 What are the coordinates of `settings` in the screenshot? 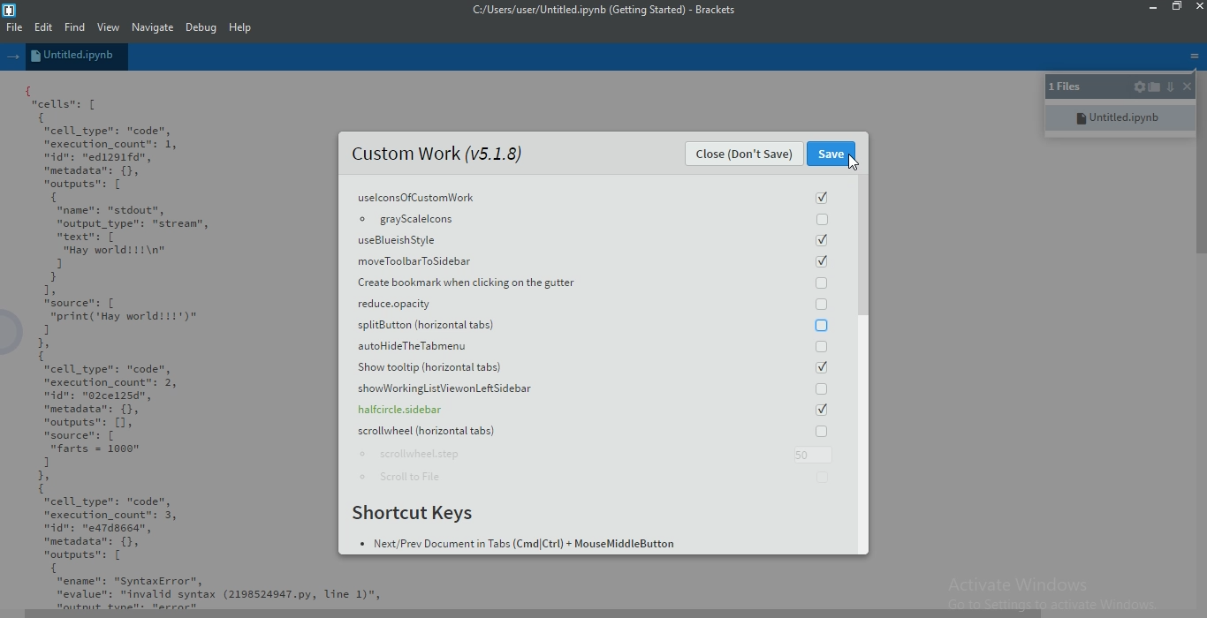 It's located at (1138, 87).